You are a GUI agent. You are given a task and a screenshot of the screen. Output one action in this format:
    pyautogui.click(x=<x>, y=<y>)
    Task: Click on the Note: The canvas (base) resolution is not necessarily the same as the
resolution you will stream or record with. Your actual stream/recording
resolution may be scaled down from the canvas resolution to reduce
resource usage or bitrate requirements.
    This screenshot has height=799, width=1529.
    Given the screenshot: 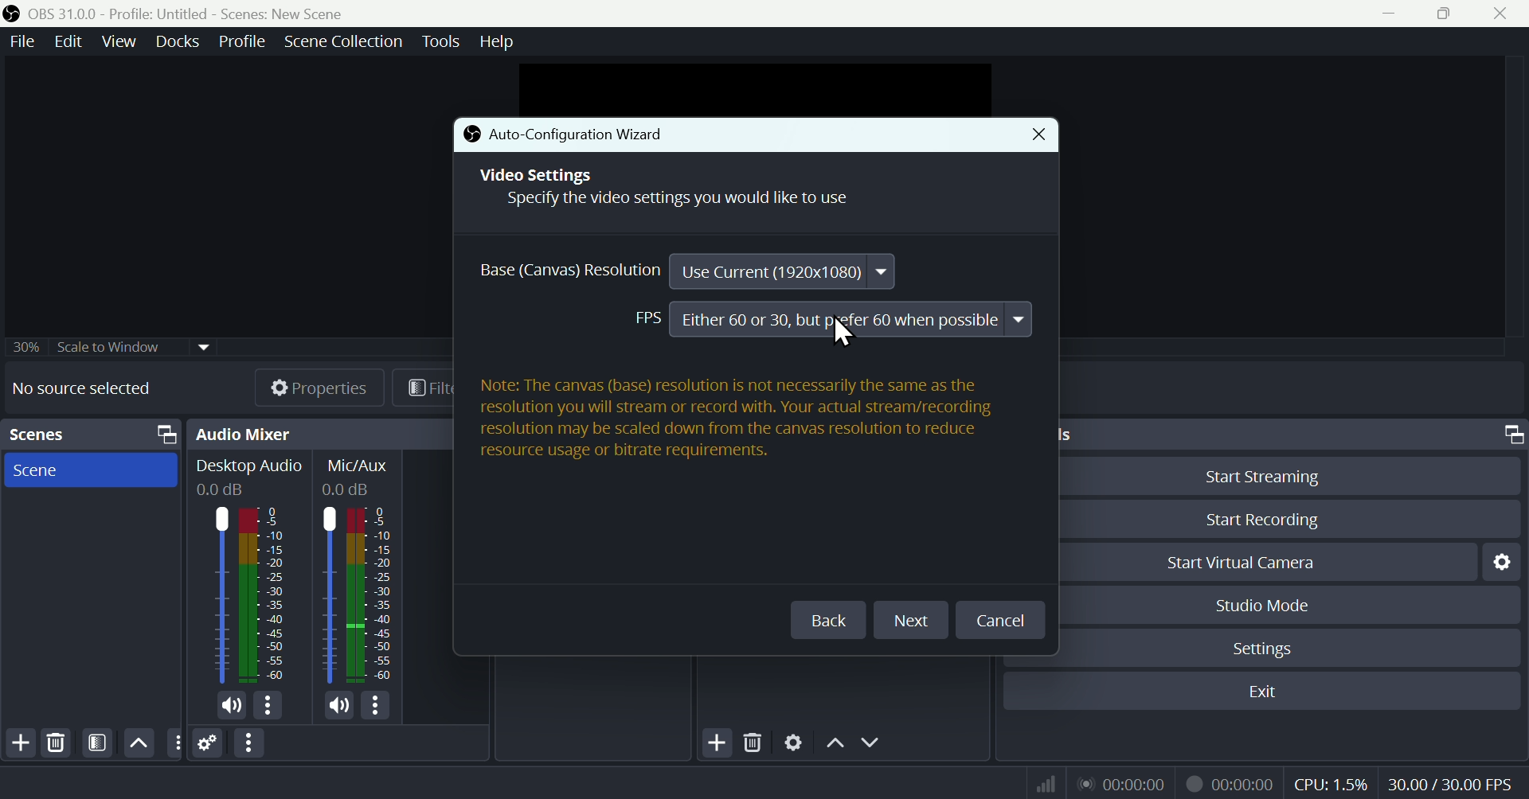 What is the action you would take?
    pyautogui.click(x=738, y=422)
    